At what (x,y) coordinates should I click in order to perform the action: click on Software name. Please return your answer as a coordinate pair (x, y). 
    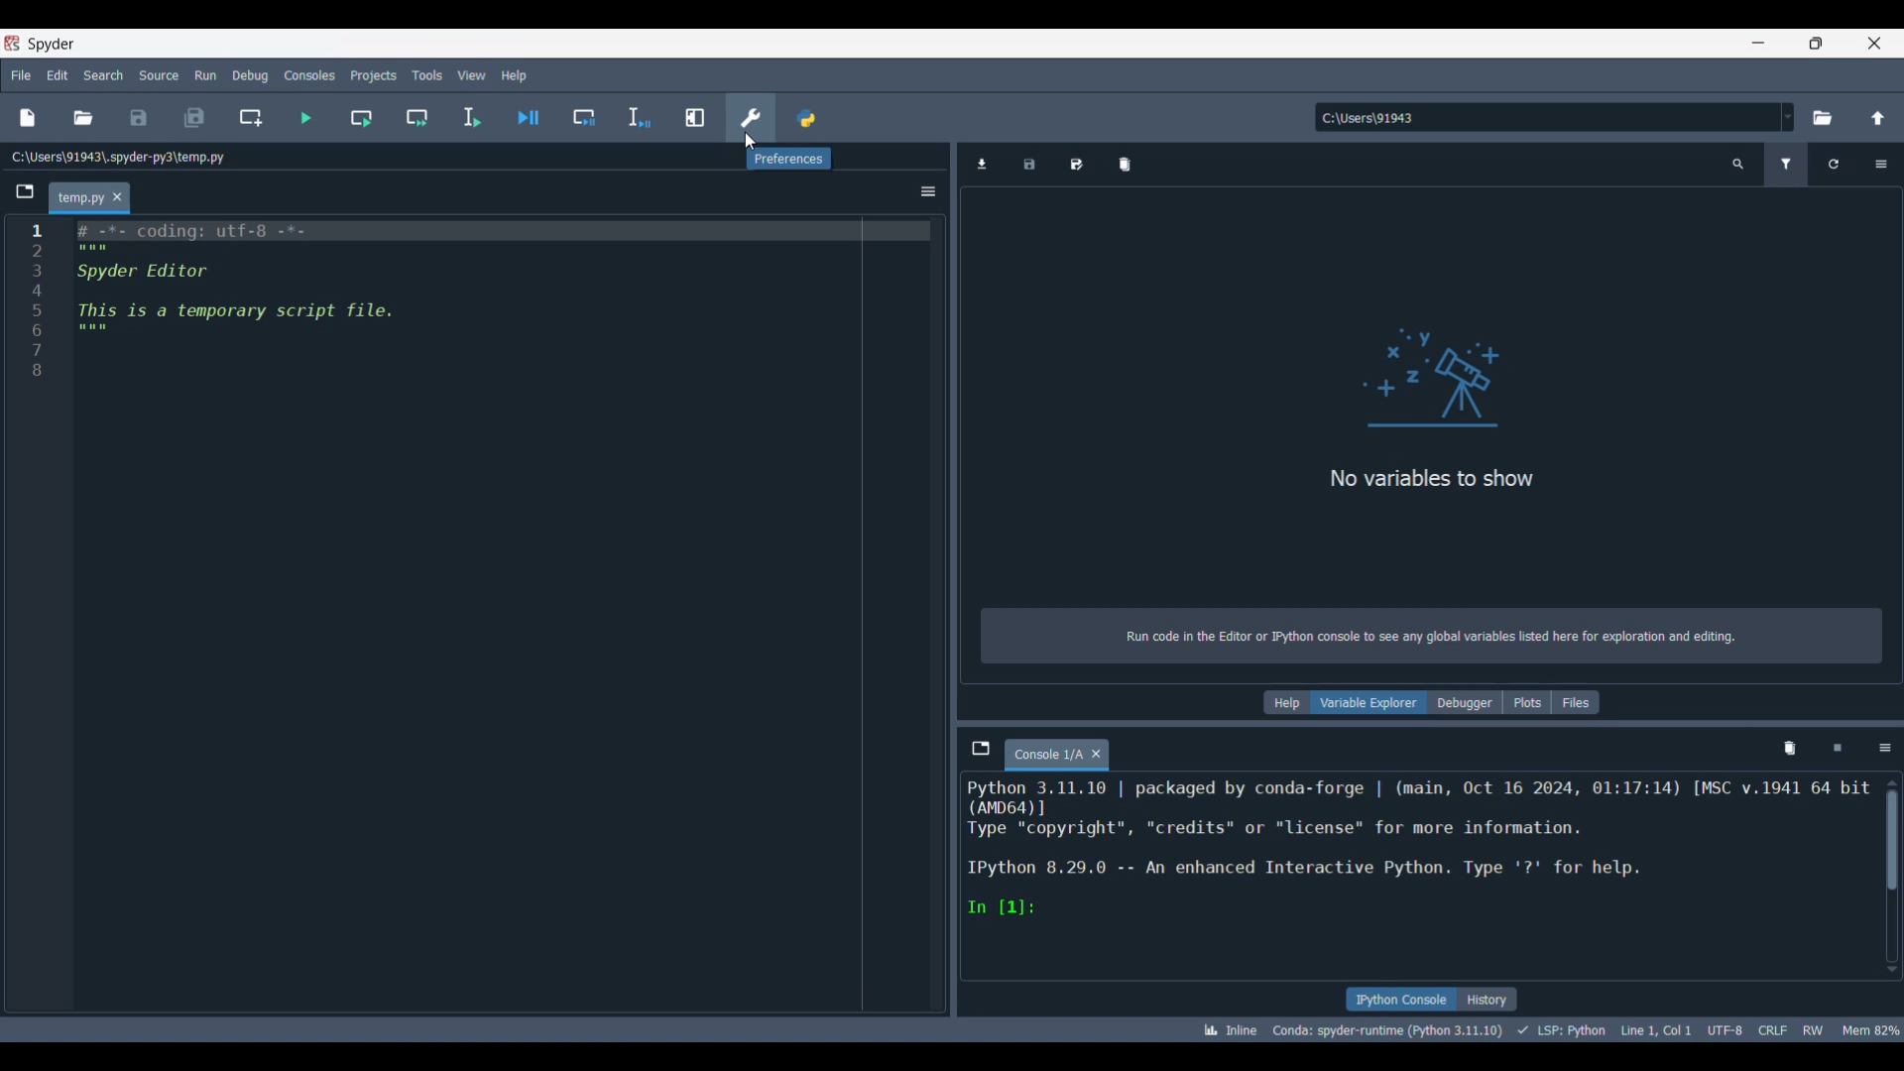
    Looking at the image, I should click on (52, 45).